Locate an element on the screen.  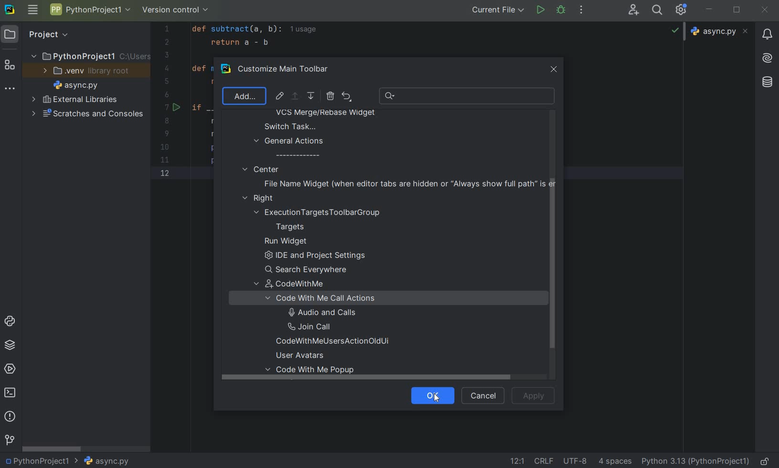
file name widget is located at coordinates (407, 183).